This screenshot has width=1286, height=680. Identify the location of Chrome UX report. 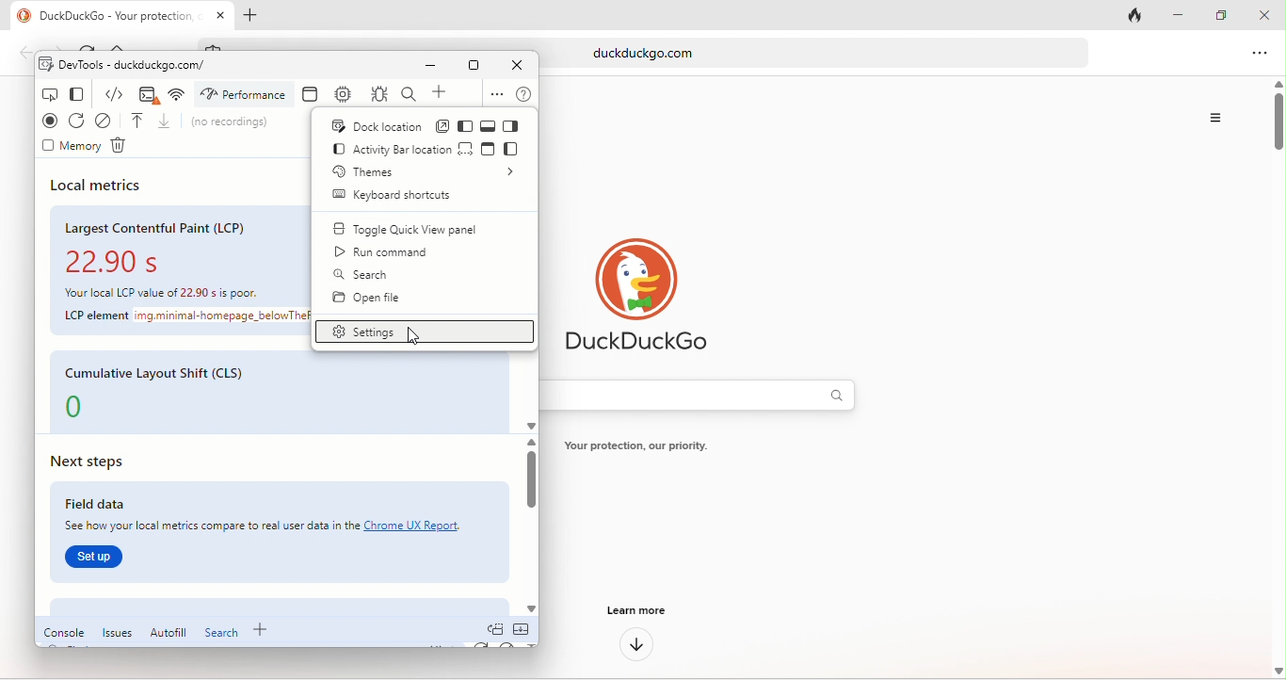
(411, 526).